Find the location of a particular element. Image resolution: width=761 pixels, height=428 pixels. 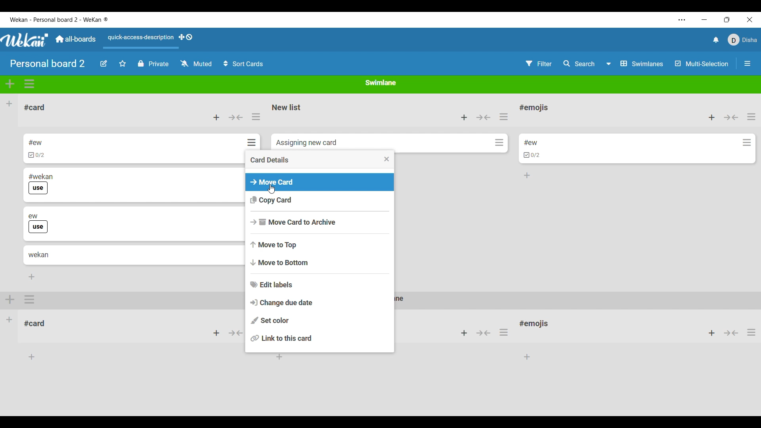

List actions is located at coordinates (256, 117).